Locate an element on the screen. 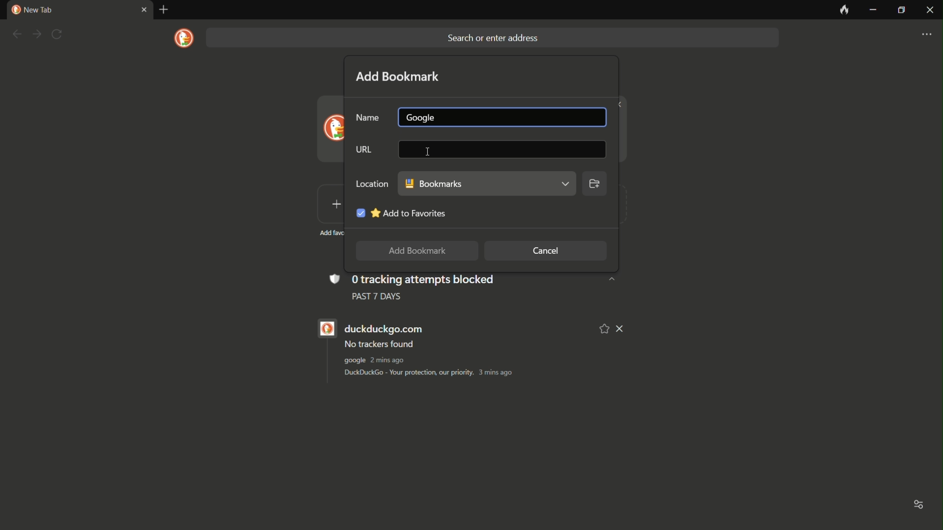 The width and height of the screenshot is (943, 530). settings is located at coordinates (926, 35).